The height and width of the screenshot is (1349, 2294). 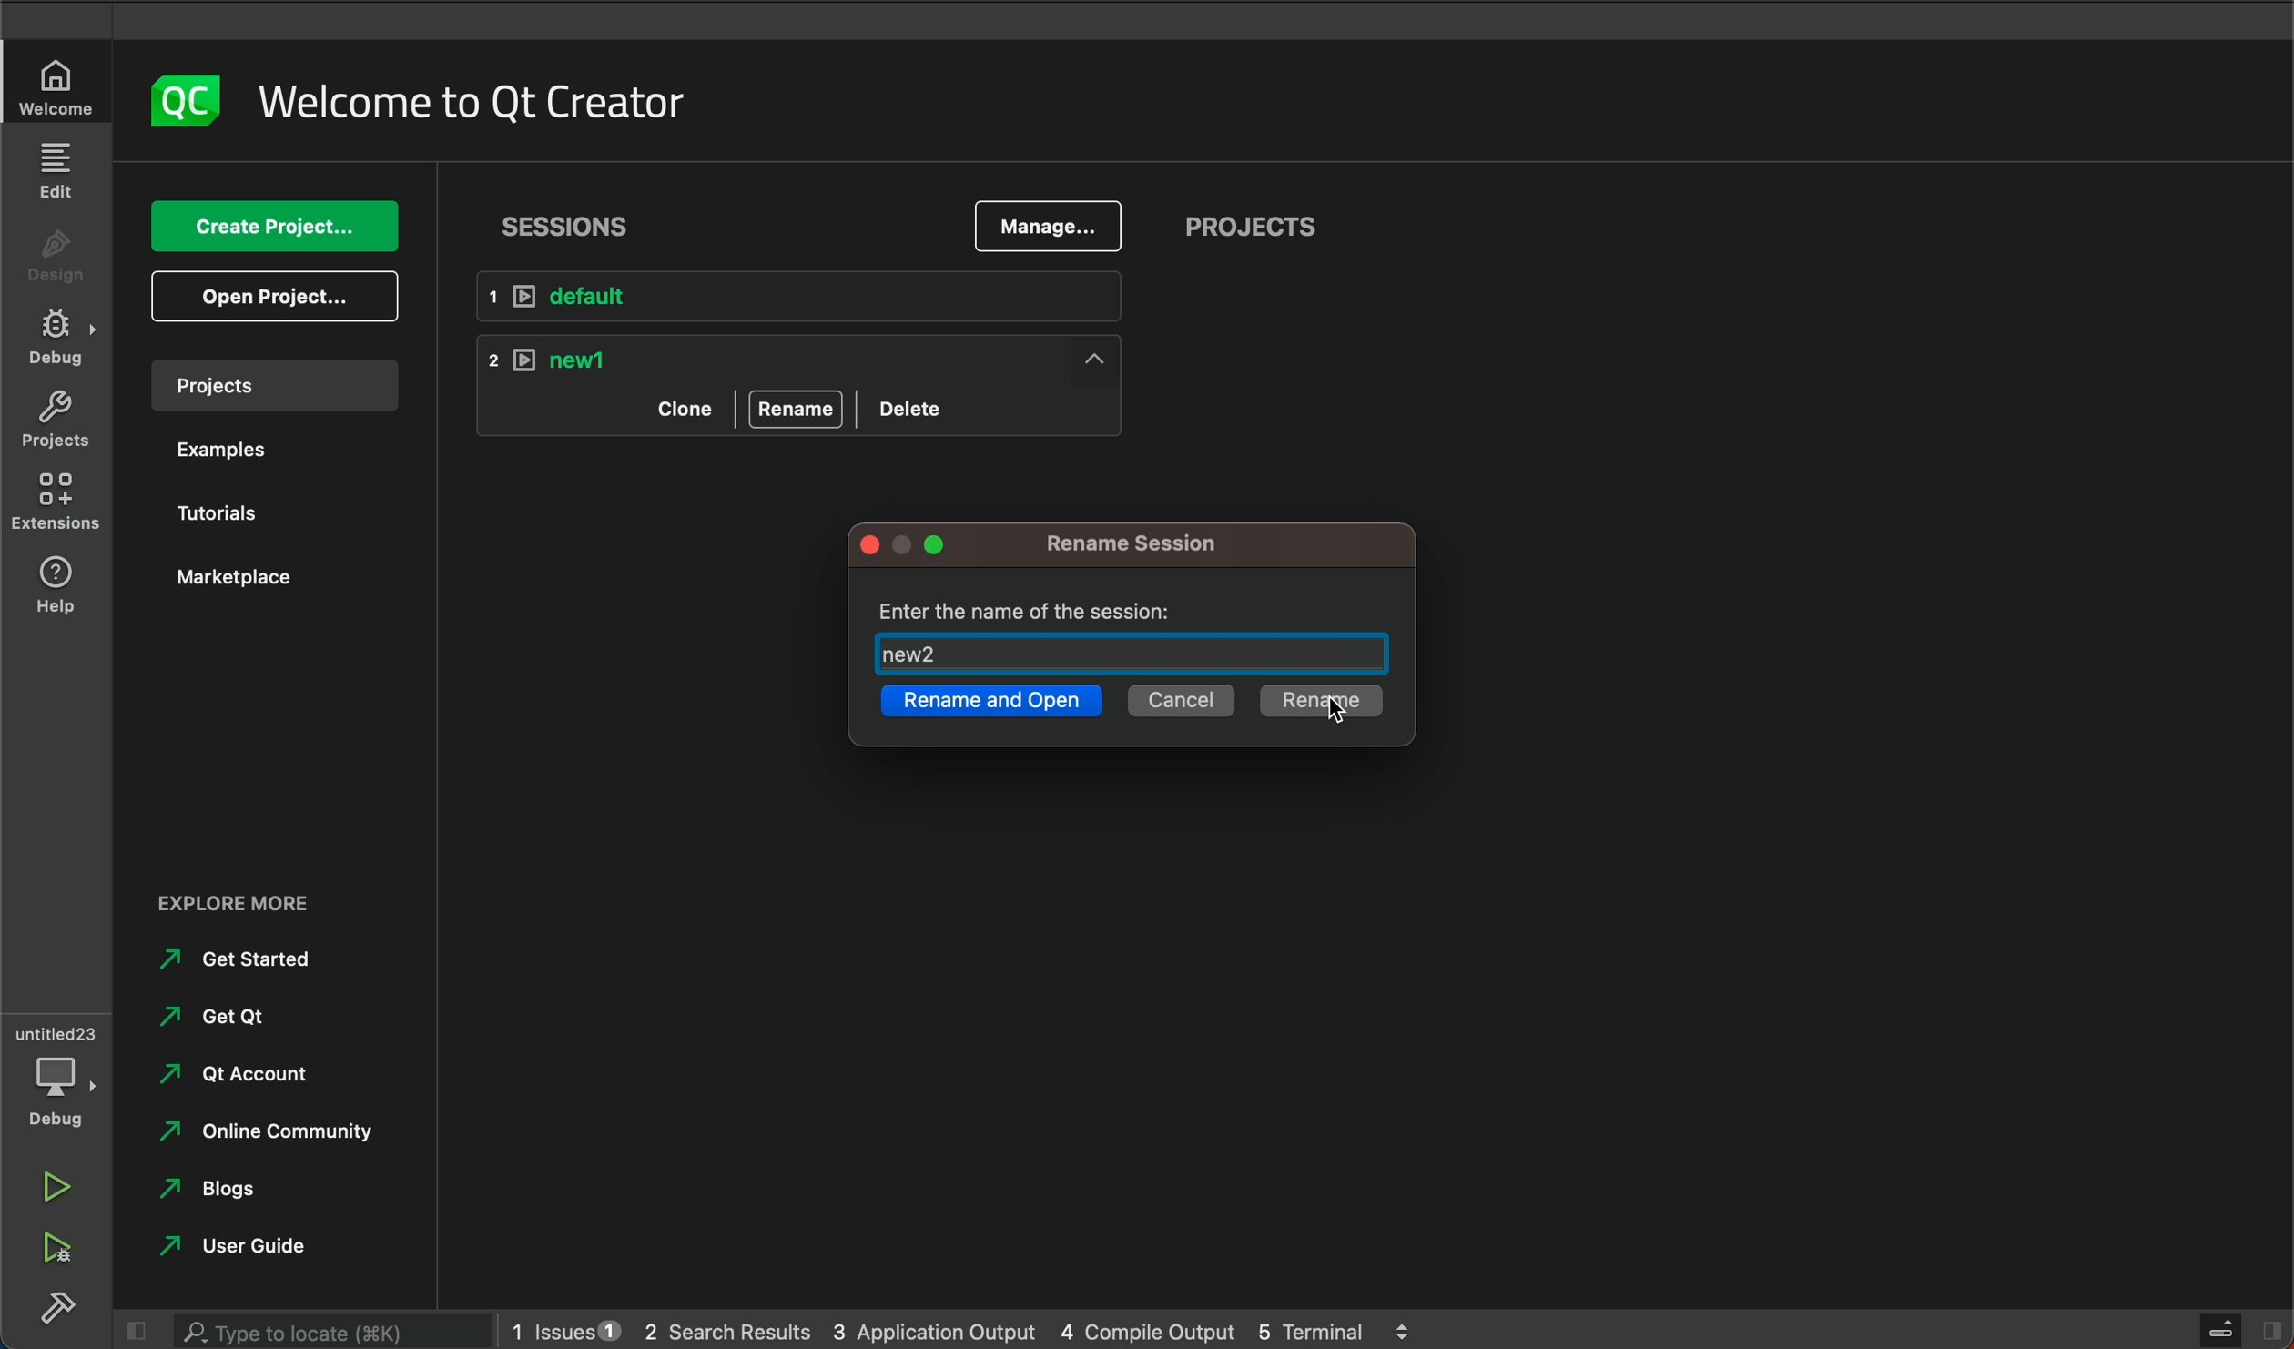 I want to click on select, so click(x=1324, y=700).